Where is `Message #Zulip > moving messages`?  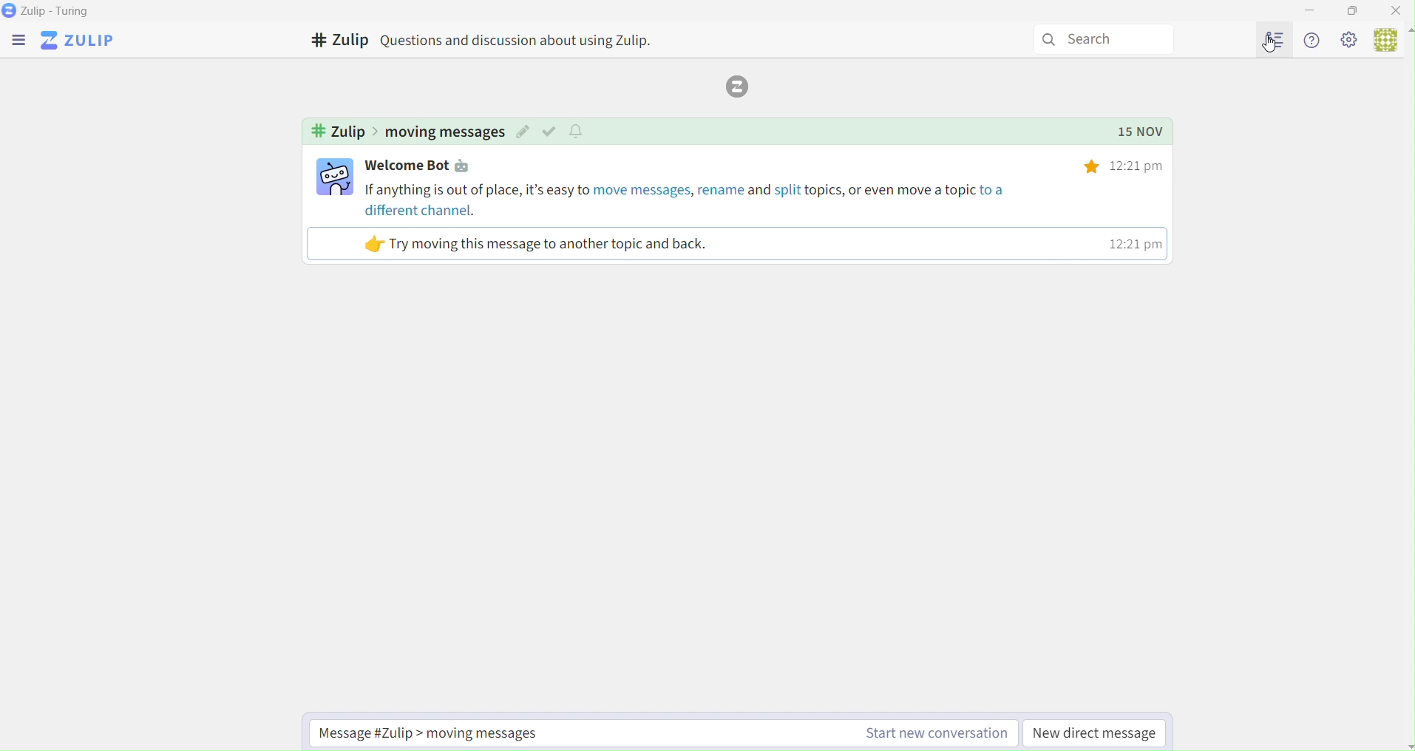 Message #Zulip > moving messages is located at coordinates (439, 733).